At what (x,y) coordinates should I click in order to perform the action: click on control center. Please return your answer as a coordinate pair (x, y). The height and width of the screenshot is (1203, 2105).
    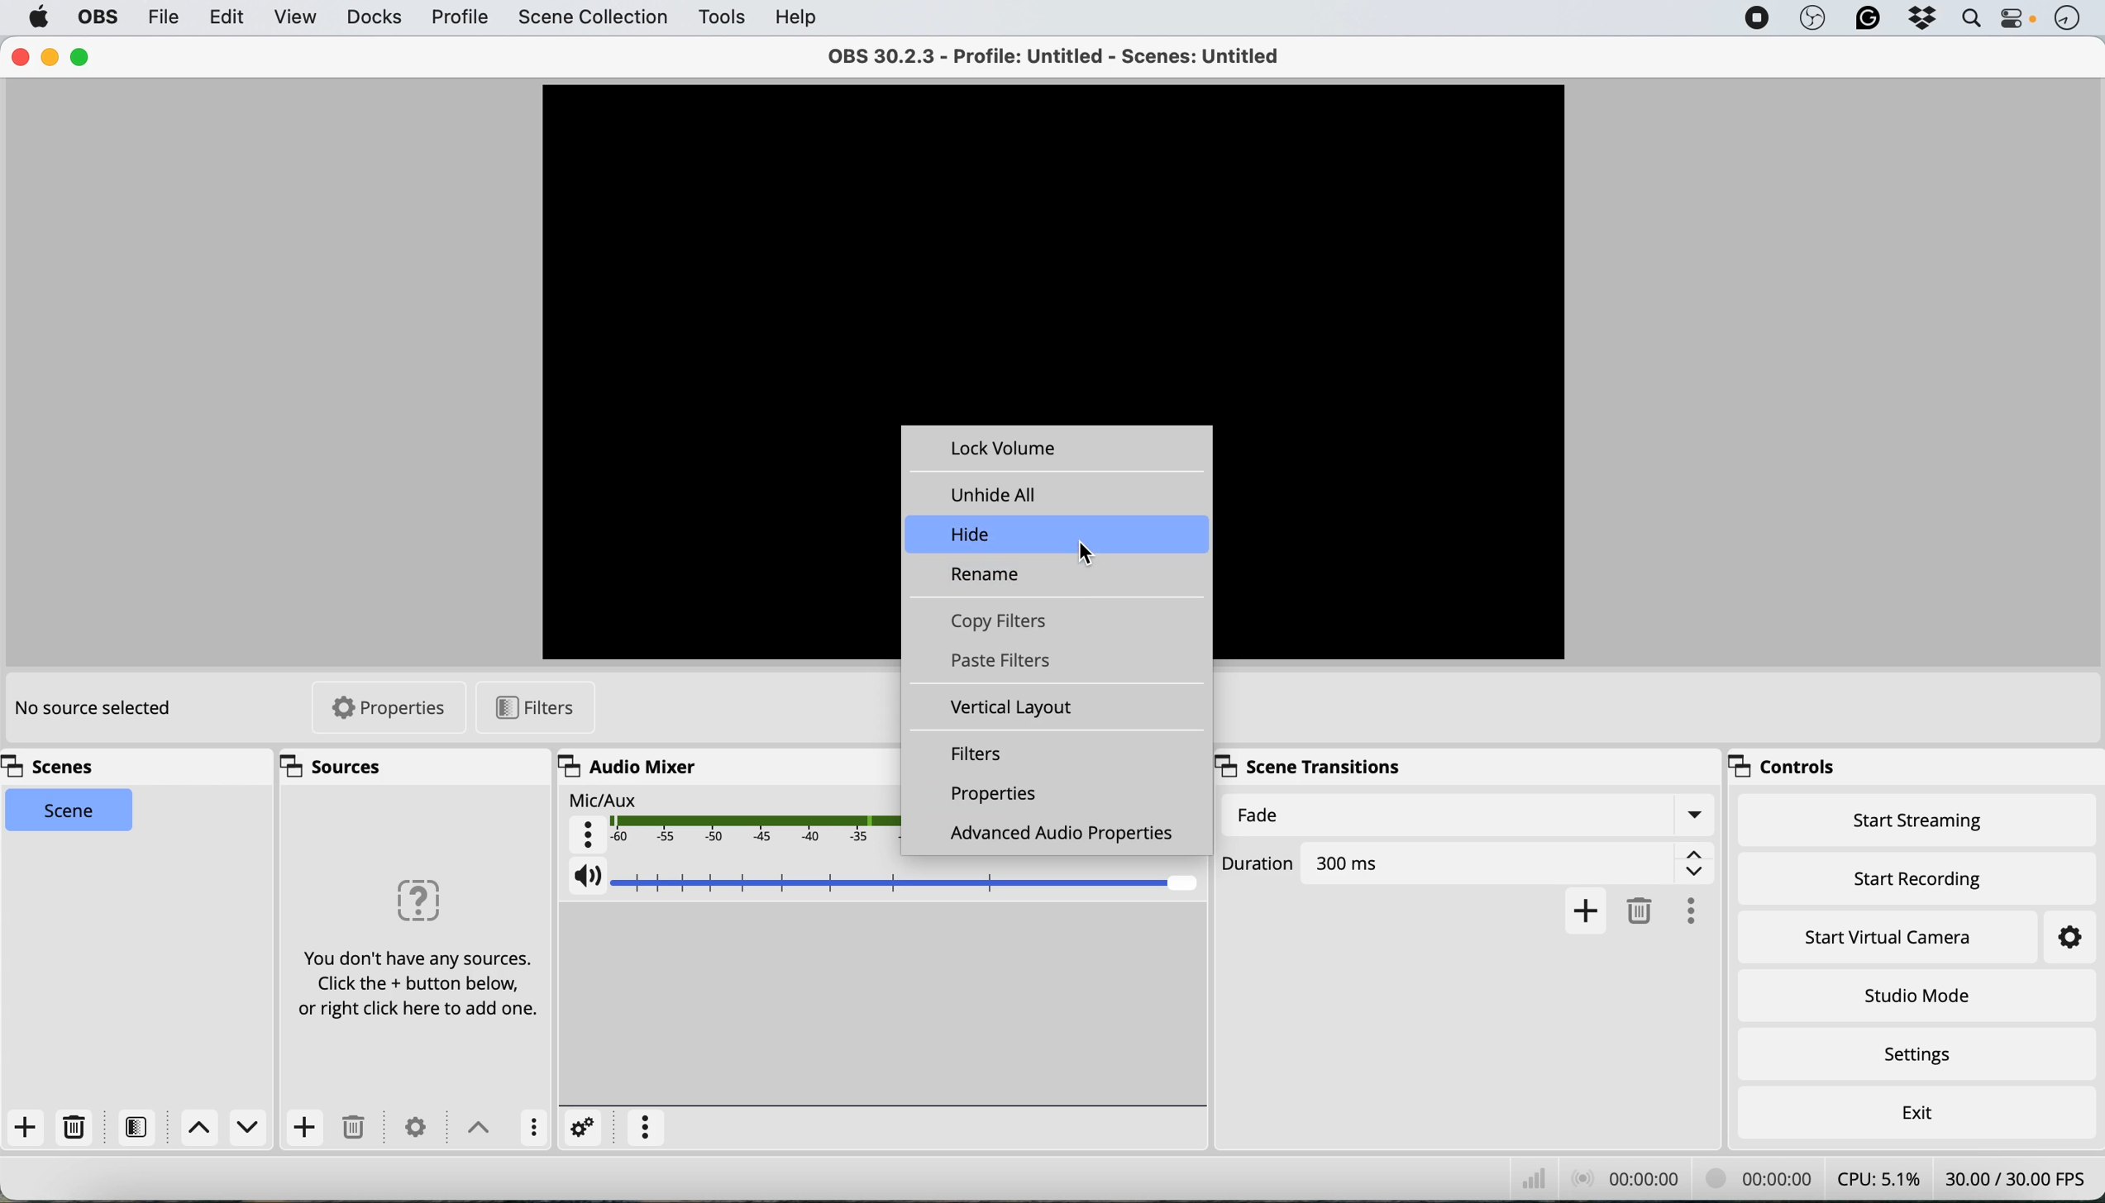
    Looking at the image, I should click on (2021, 21).